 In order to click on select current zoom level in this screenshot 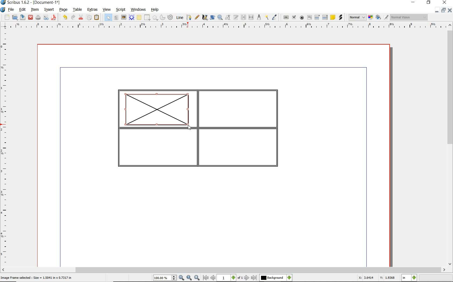, I will do `click(165, 278)`.